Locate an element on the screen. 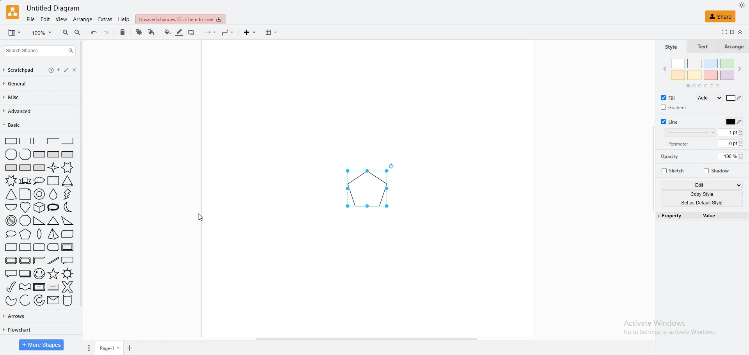 This screenshot has width=749, height=355. dark mode is located at coordinates (742, 5).